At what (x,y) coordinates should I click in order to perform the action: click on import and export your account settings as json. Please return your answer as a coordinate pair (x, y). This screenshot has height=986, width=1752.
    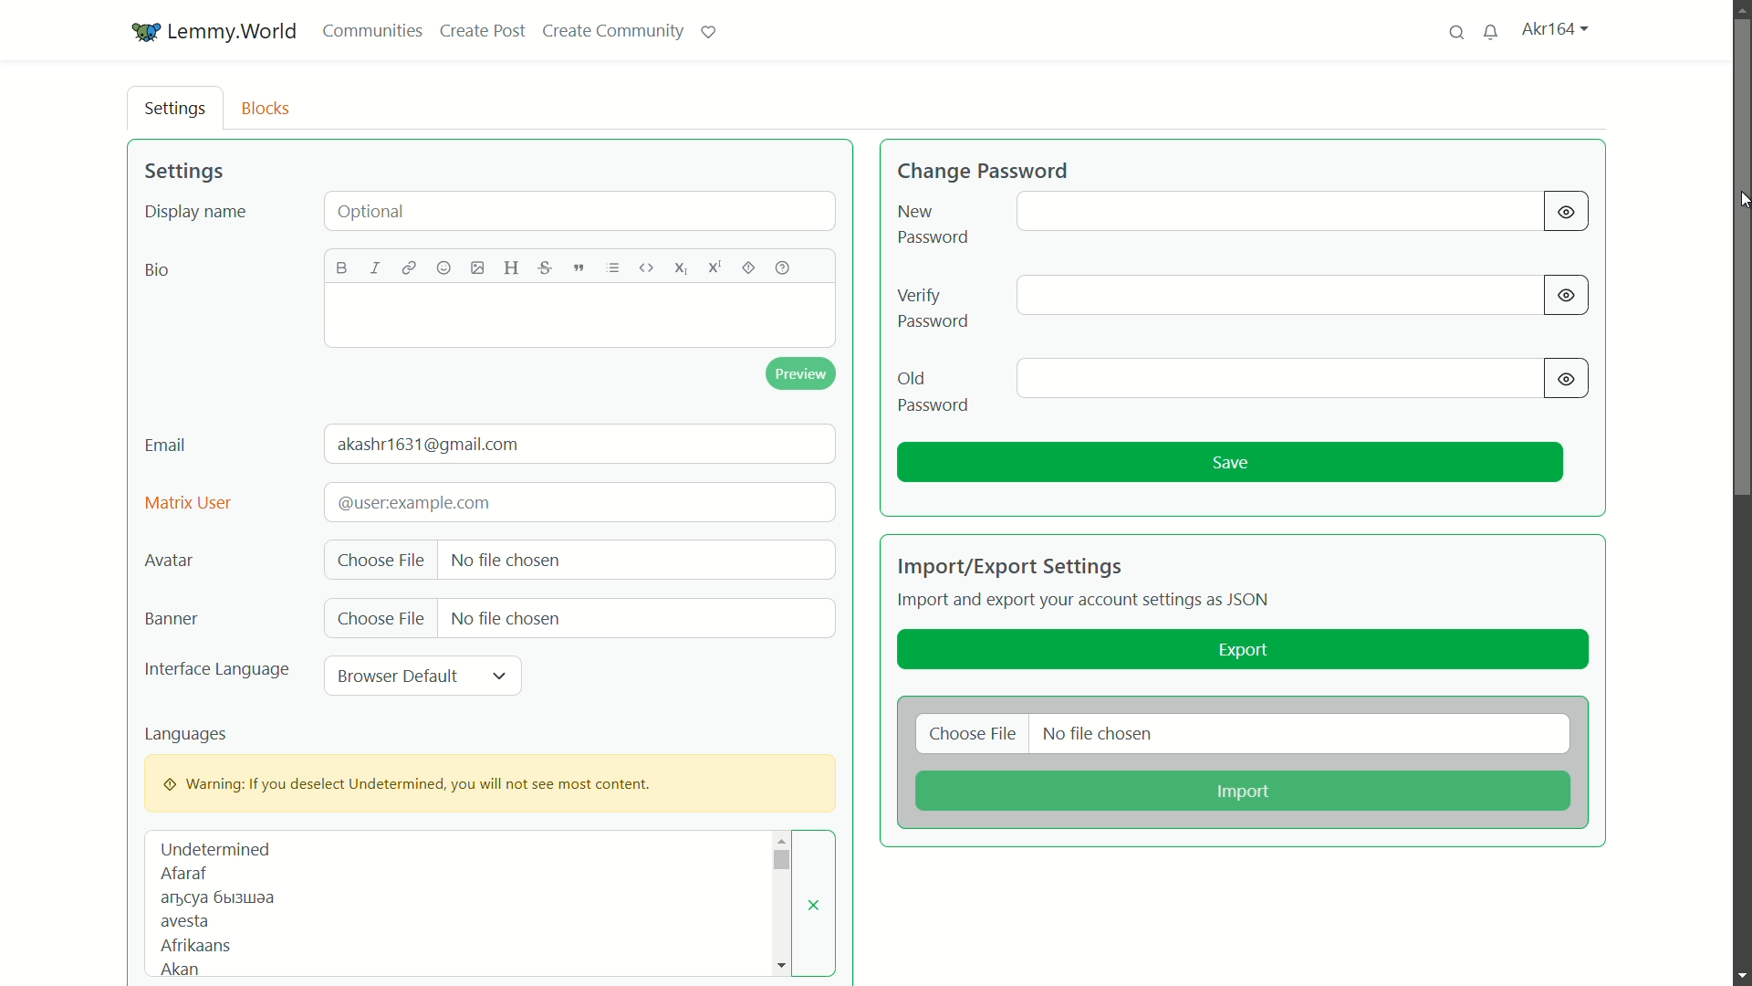
    Looking at the image, I should click on (1086, 602).